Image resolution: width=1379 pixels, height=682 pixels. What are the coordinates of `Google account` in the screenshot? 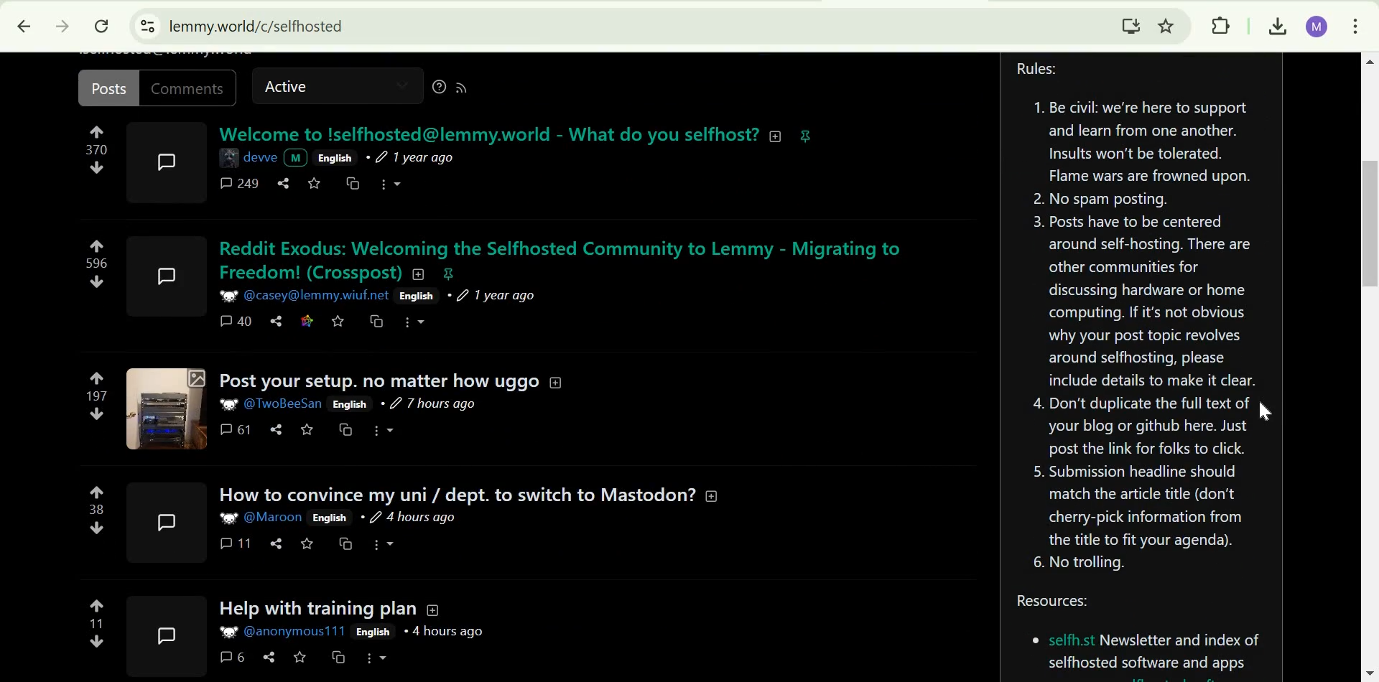 It's located at (1318, 27).